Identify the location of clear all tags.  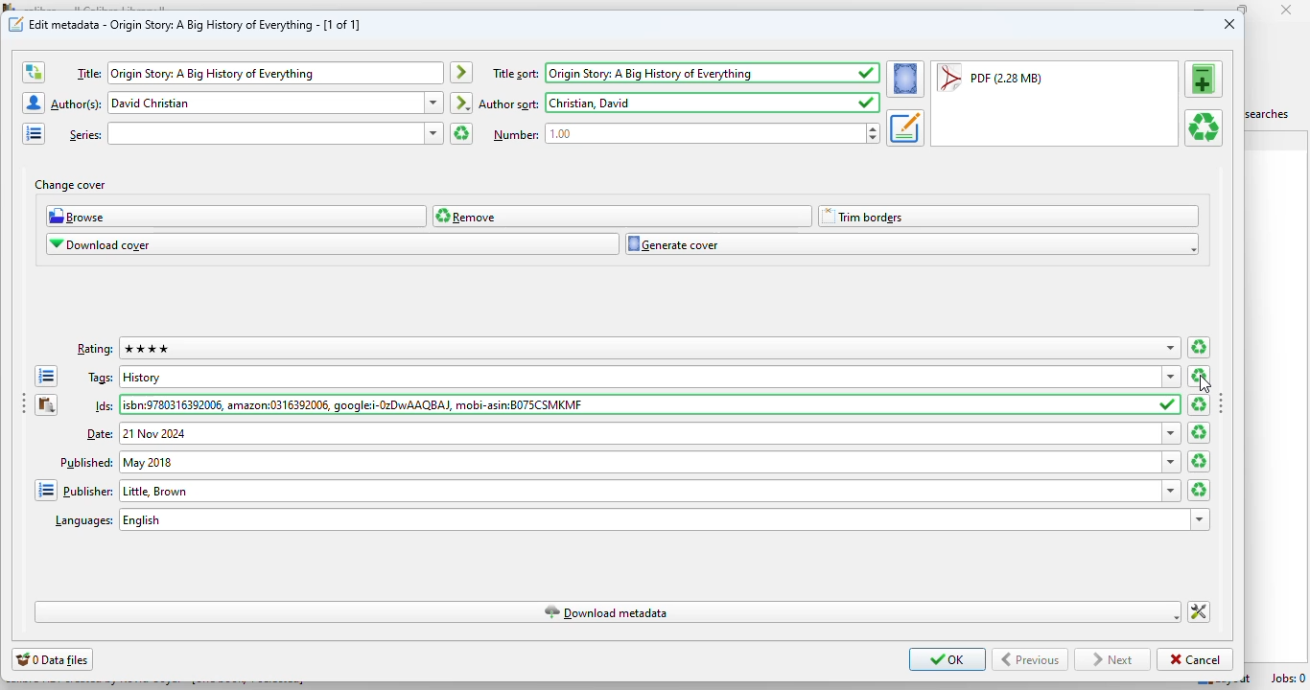
(1201, 375).